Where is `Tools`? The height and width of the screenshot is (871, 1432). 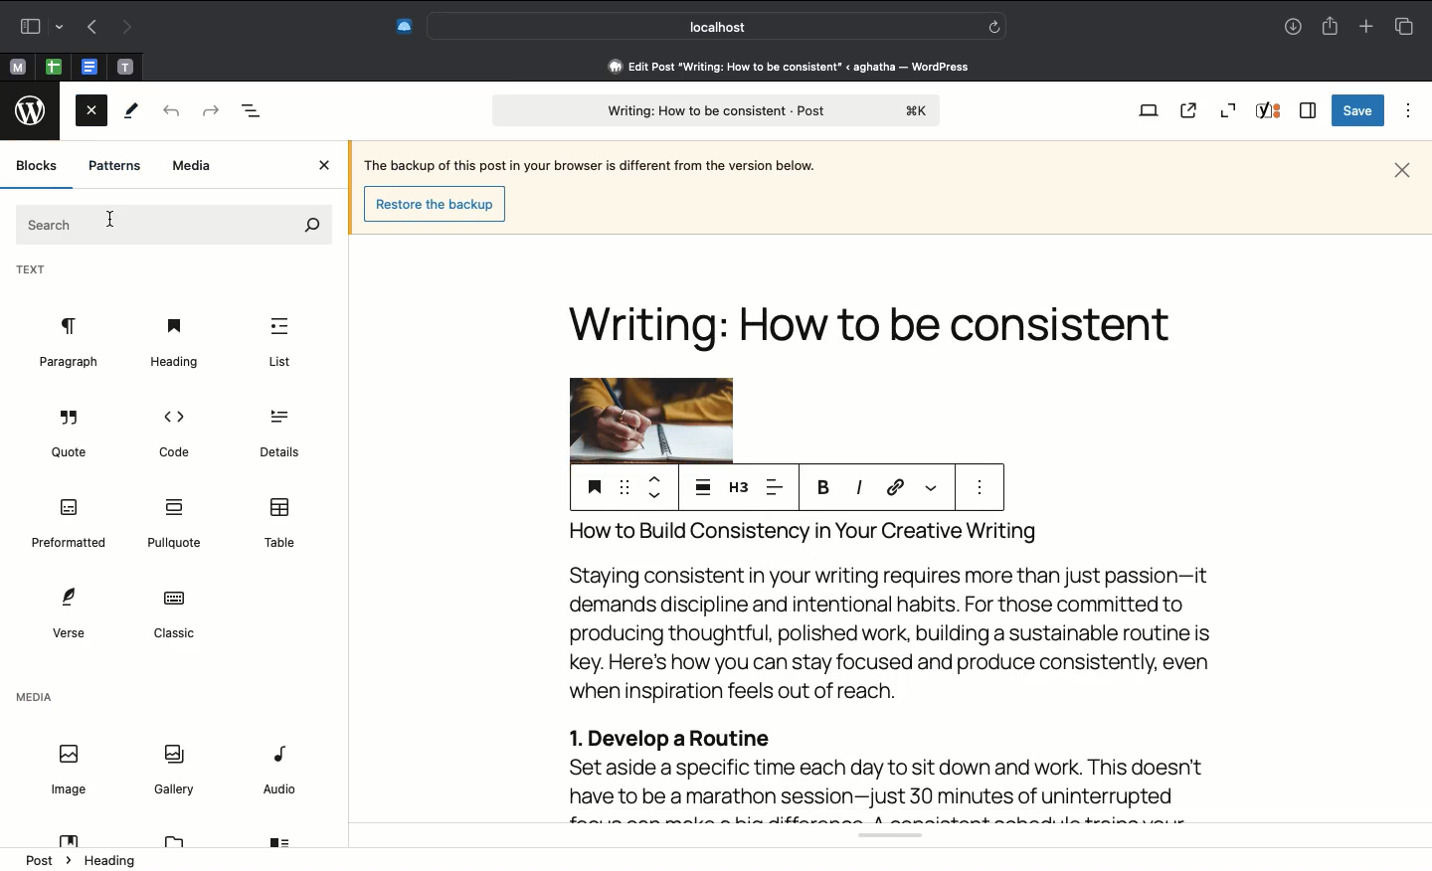
Tools is located at coordinates (133, 110).